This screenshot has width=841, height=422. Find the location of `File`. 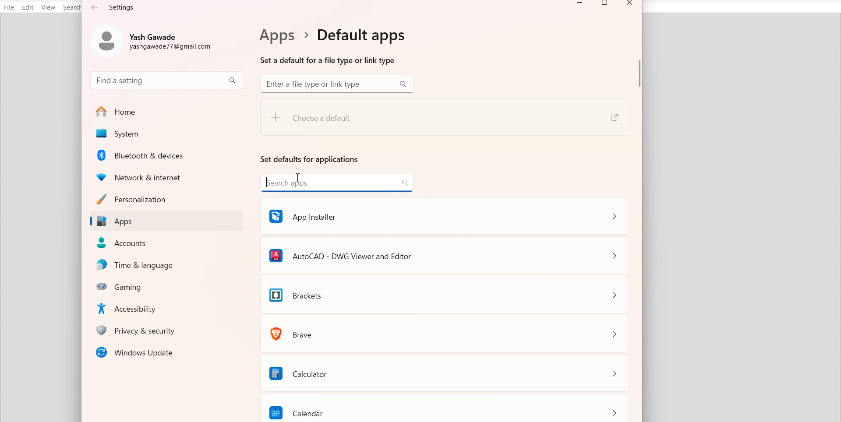

File is located at coordinates (9, 7).